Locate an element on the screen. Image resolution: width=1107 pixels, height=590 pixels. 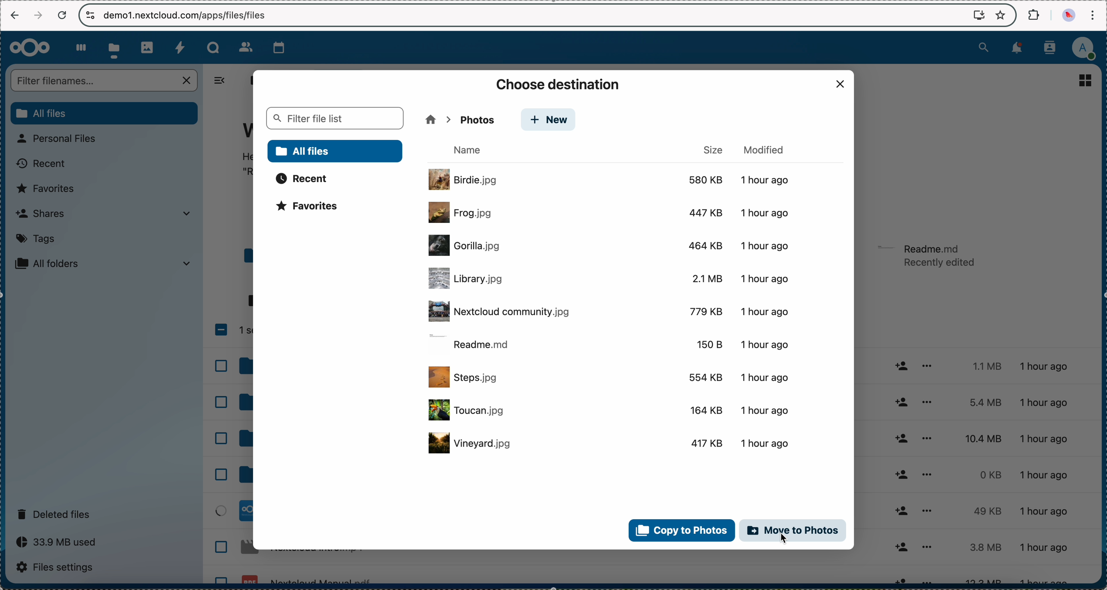
cancel  is located at coordinates (62, 15).